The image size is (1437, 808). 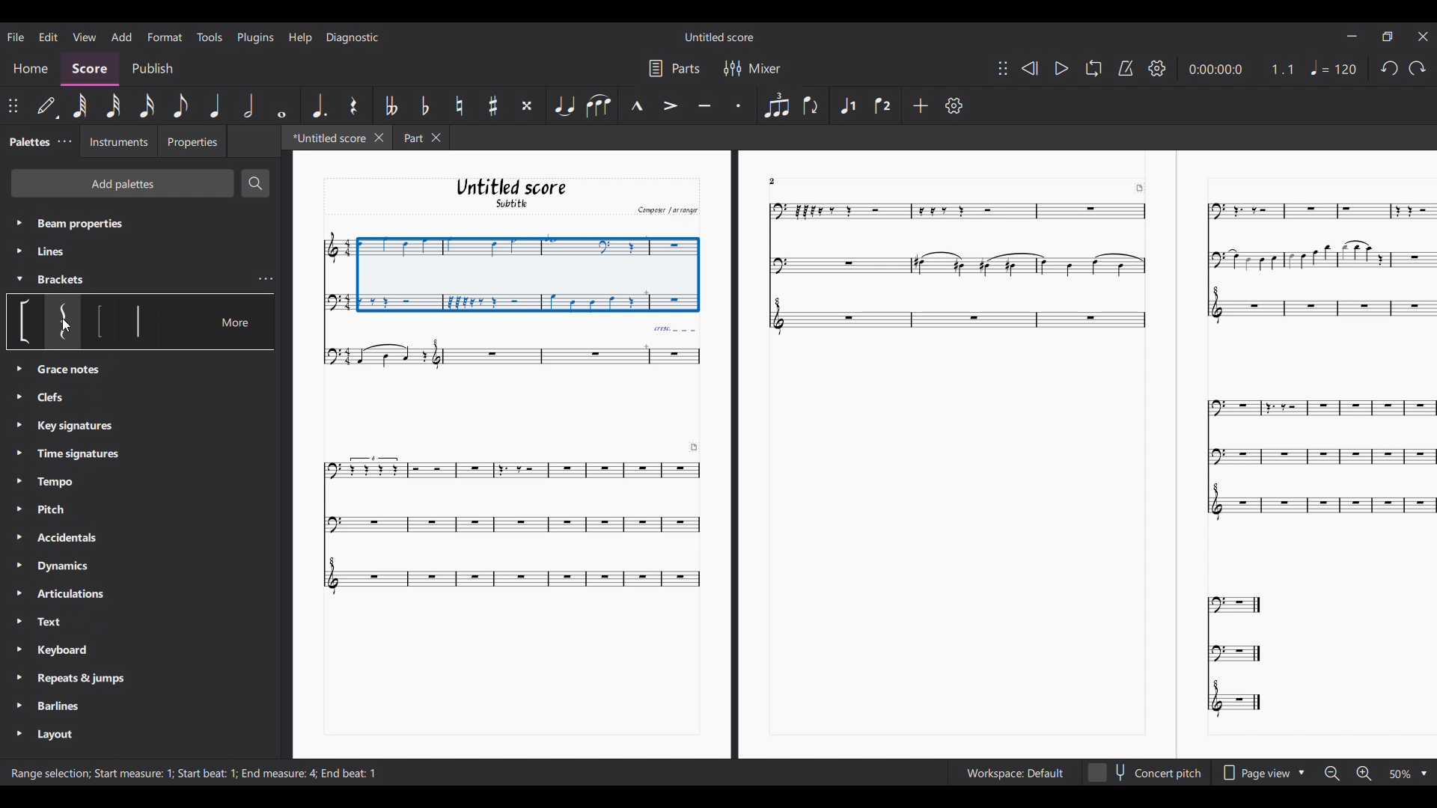 I want to click on Slur, so click(x=599, y=105).